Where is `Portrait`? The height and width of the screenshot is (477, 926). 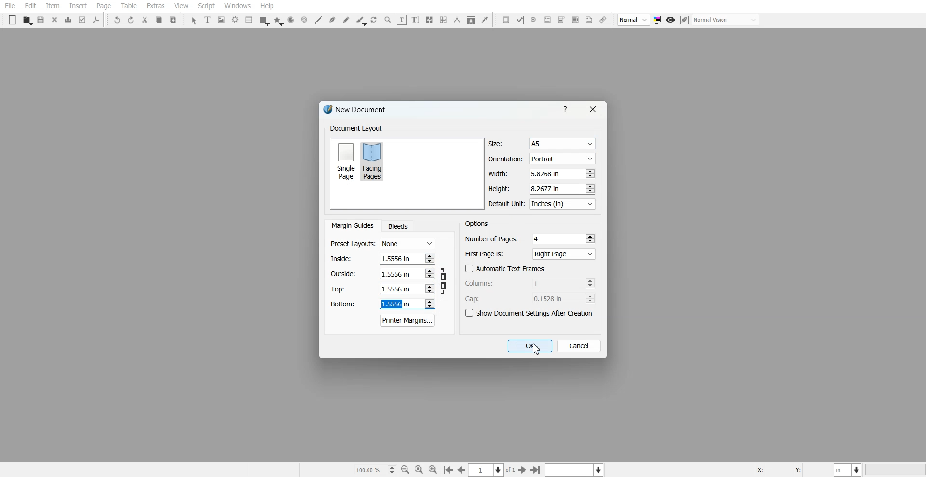 Portrait is located at coordinates (561, 158).